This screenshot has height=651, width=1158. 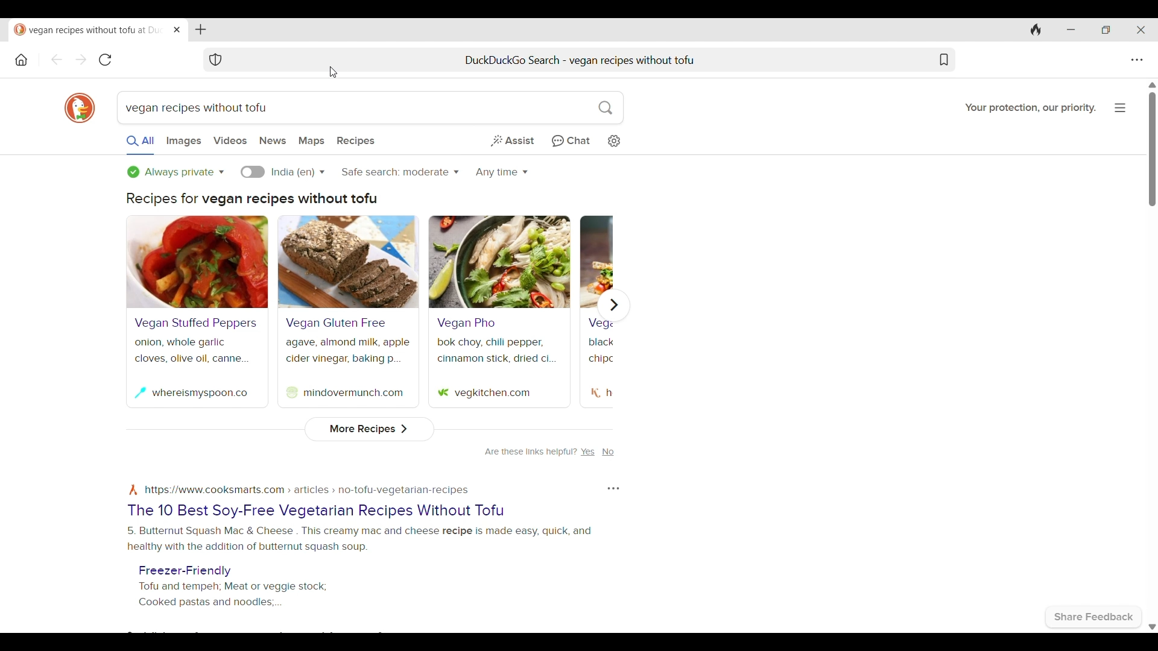 What do you see at coordinates (193, 351) in the screenshot?
I see `onion, whole garlic cloves, olive oil, canne...` at bounding box center [193, 351].